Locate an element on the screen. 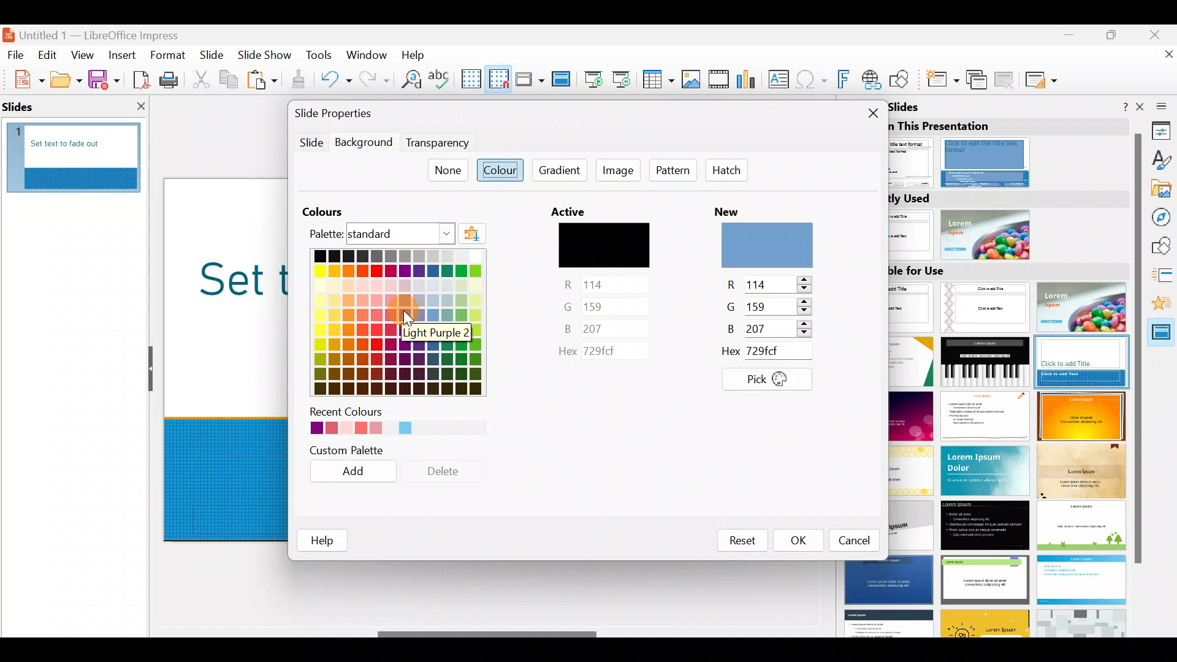  Shapes is located at coordinates (1162, 246).